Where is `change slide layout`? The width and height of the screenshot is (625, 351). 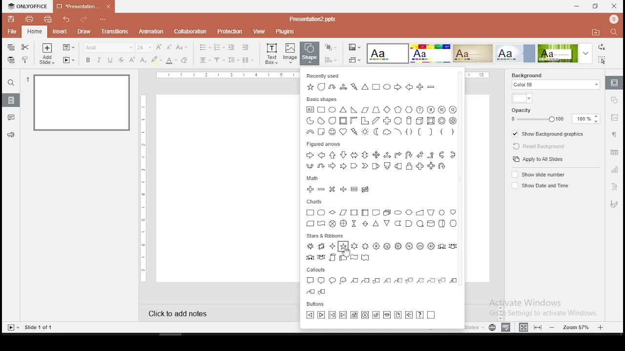
change slide layout is located at coordinates (68, 48).